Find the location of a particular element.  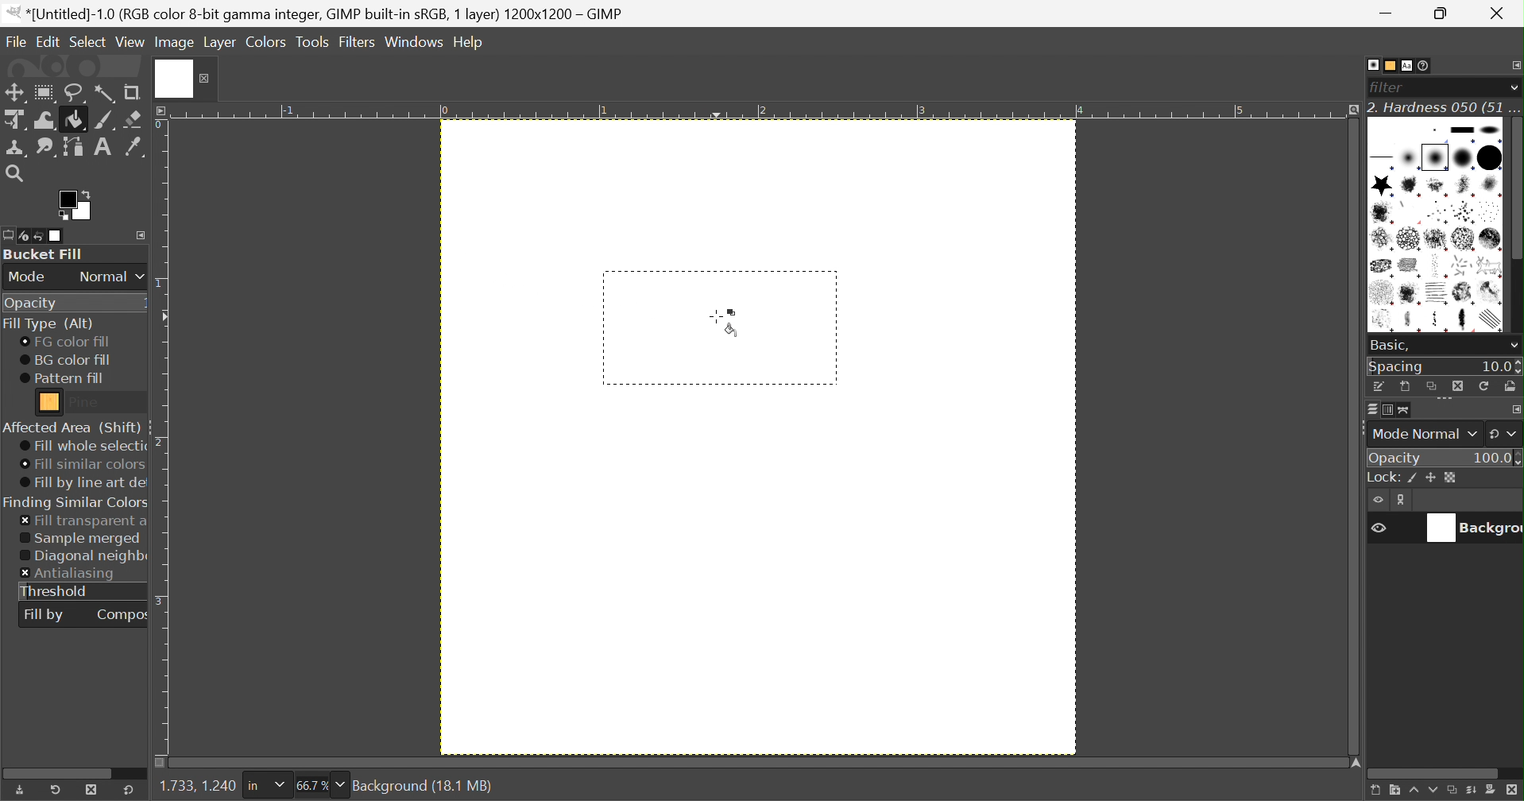

Charcoal is located at coordinates (1410, 266).